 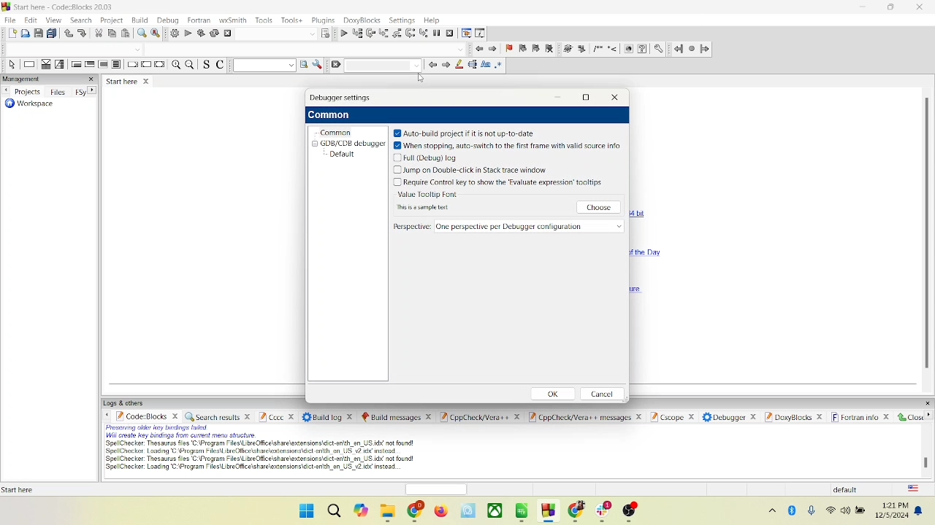 What do you see at coordinates (25, 90) in the screenshot?
I see `projects` at bounding box center [25, 90].